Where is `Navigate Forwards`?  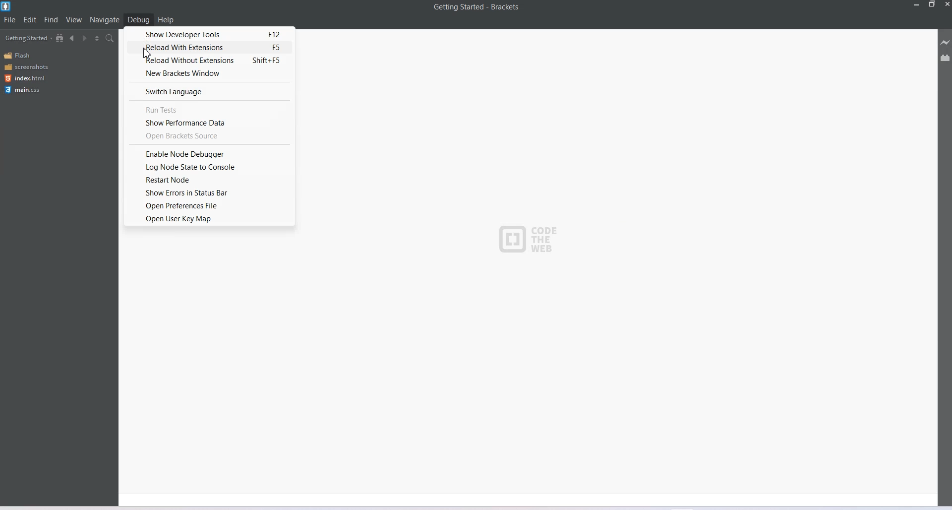 Navigate Forwards is located at coordinates (85, 39).